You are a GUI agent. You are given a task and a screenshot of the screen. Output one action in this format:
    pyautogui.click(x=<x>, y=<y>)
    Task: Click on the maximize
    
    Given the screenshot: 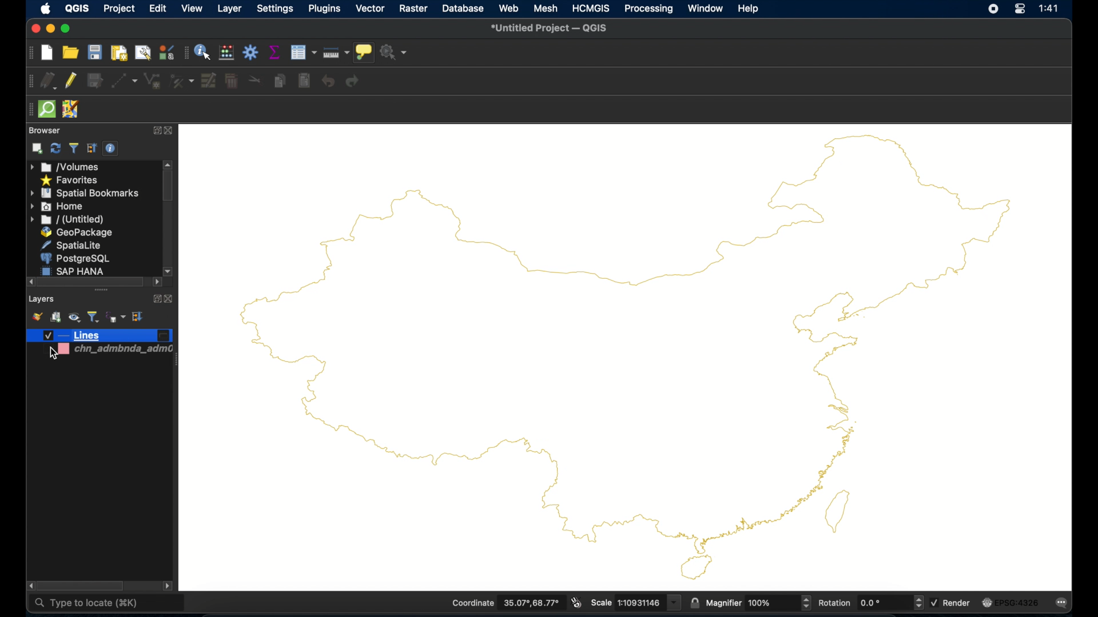 What is the action you would take?
    pyautogui.click(x=67, y=29)
    